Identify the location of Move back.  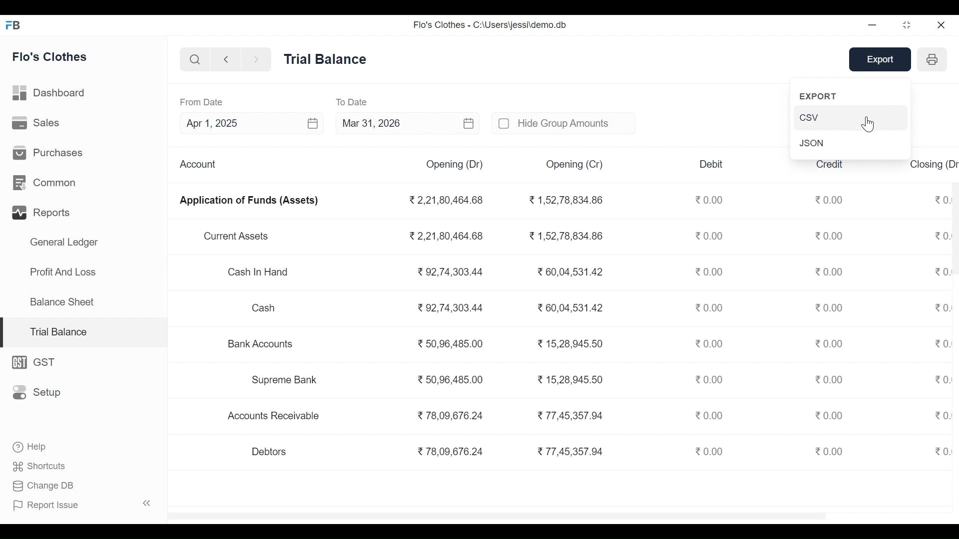
(225, 59).